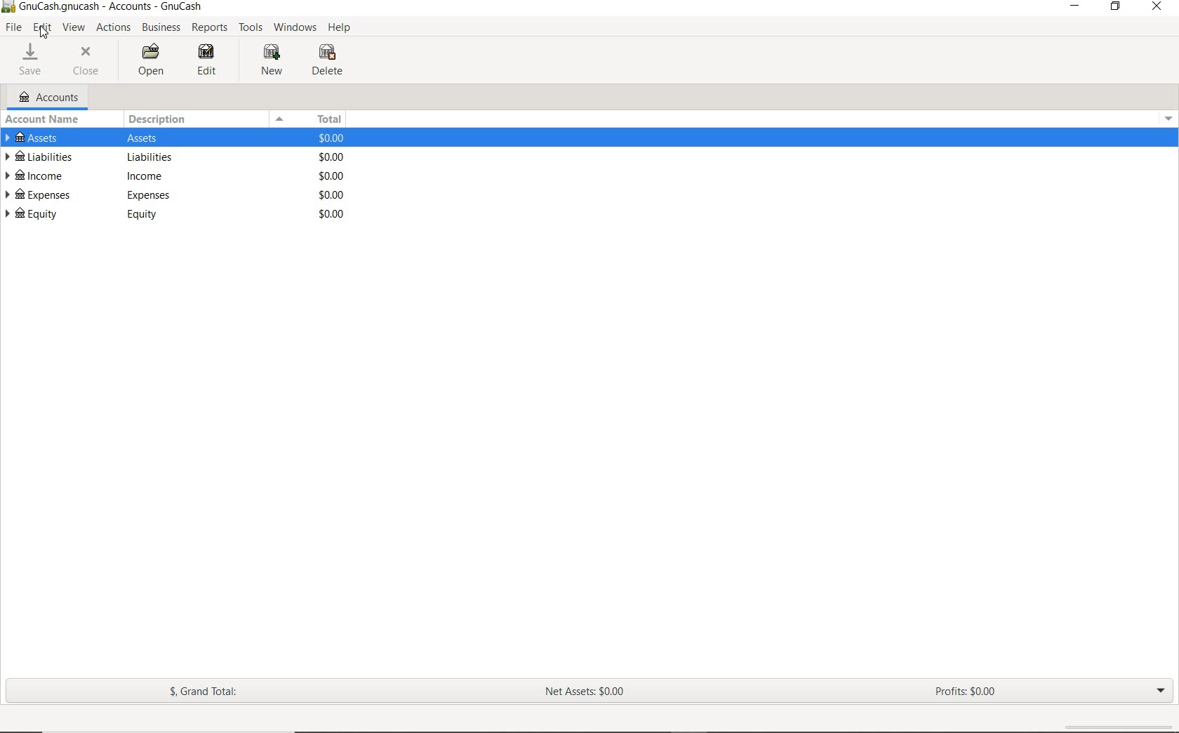 The width and height of the screenshot is (1179, 733). What do you see at coordinates (41, 28) in the screenshot?
I see `EDIT` at bounding box center [41, 28].